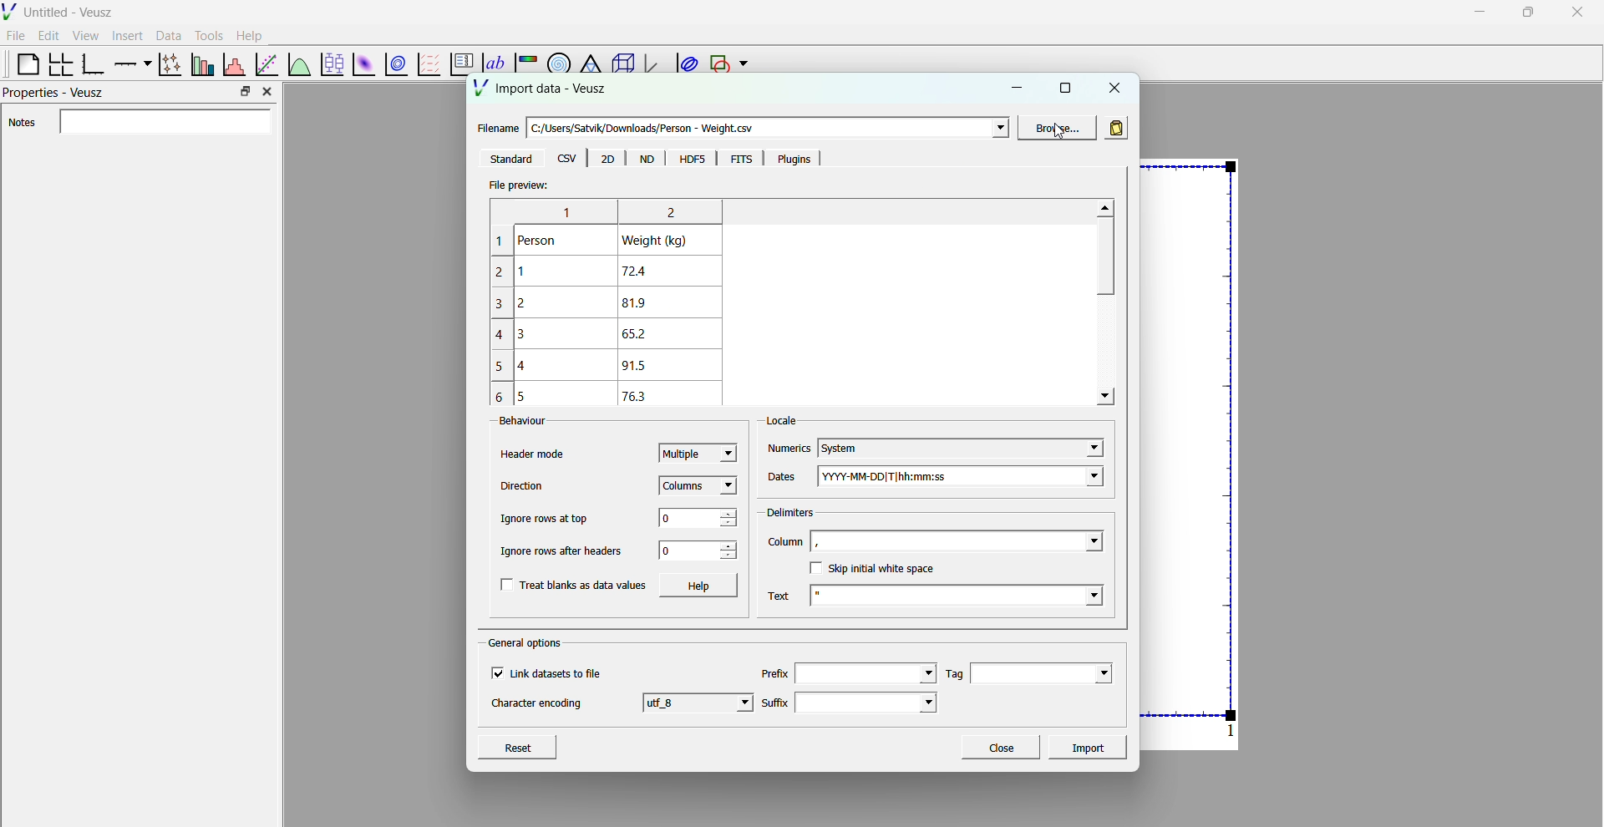 This screenshot has height=827, width=1604. Describe the element at coordinates (1578, 13) in the screenshot. I see `close` at that location.